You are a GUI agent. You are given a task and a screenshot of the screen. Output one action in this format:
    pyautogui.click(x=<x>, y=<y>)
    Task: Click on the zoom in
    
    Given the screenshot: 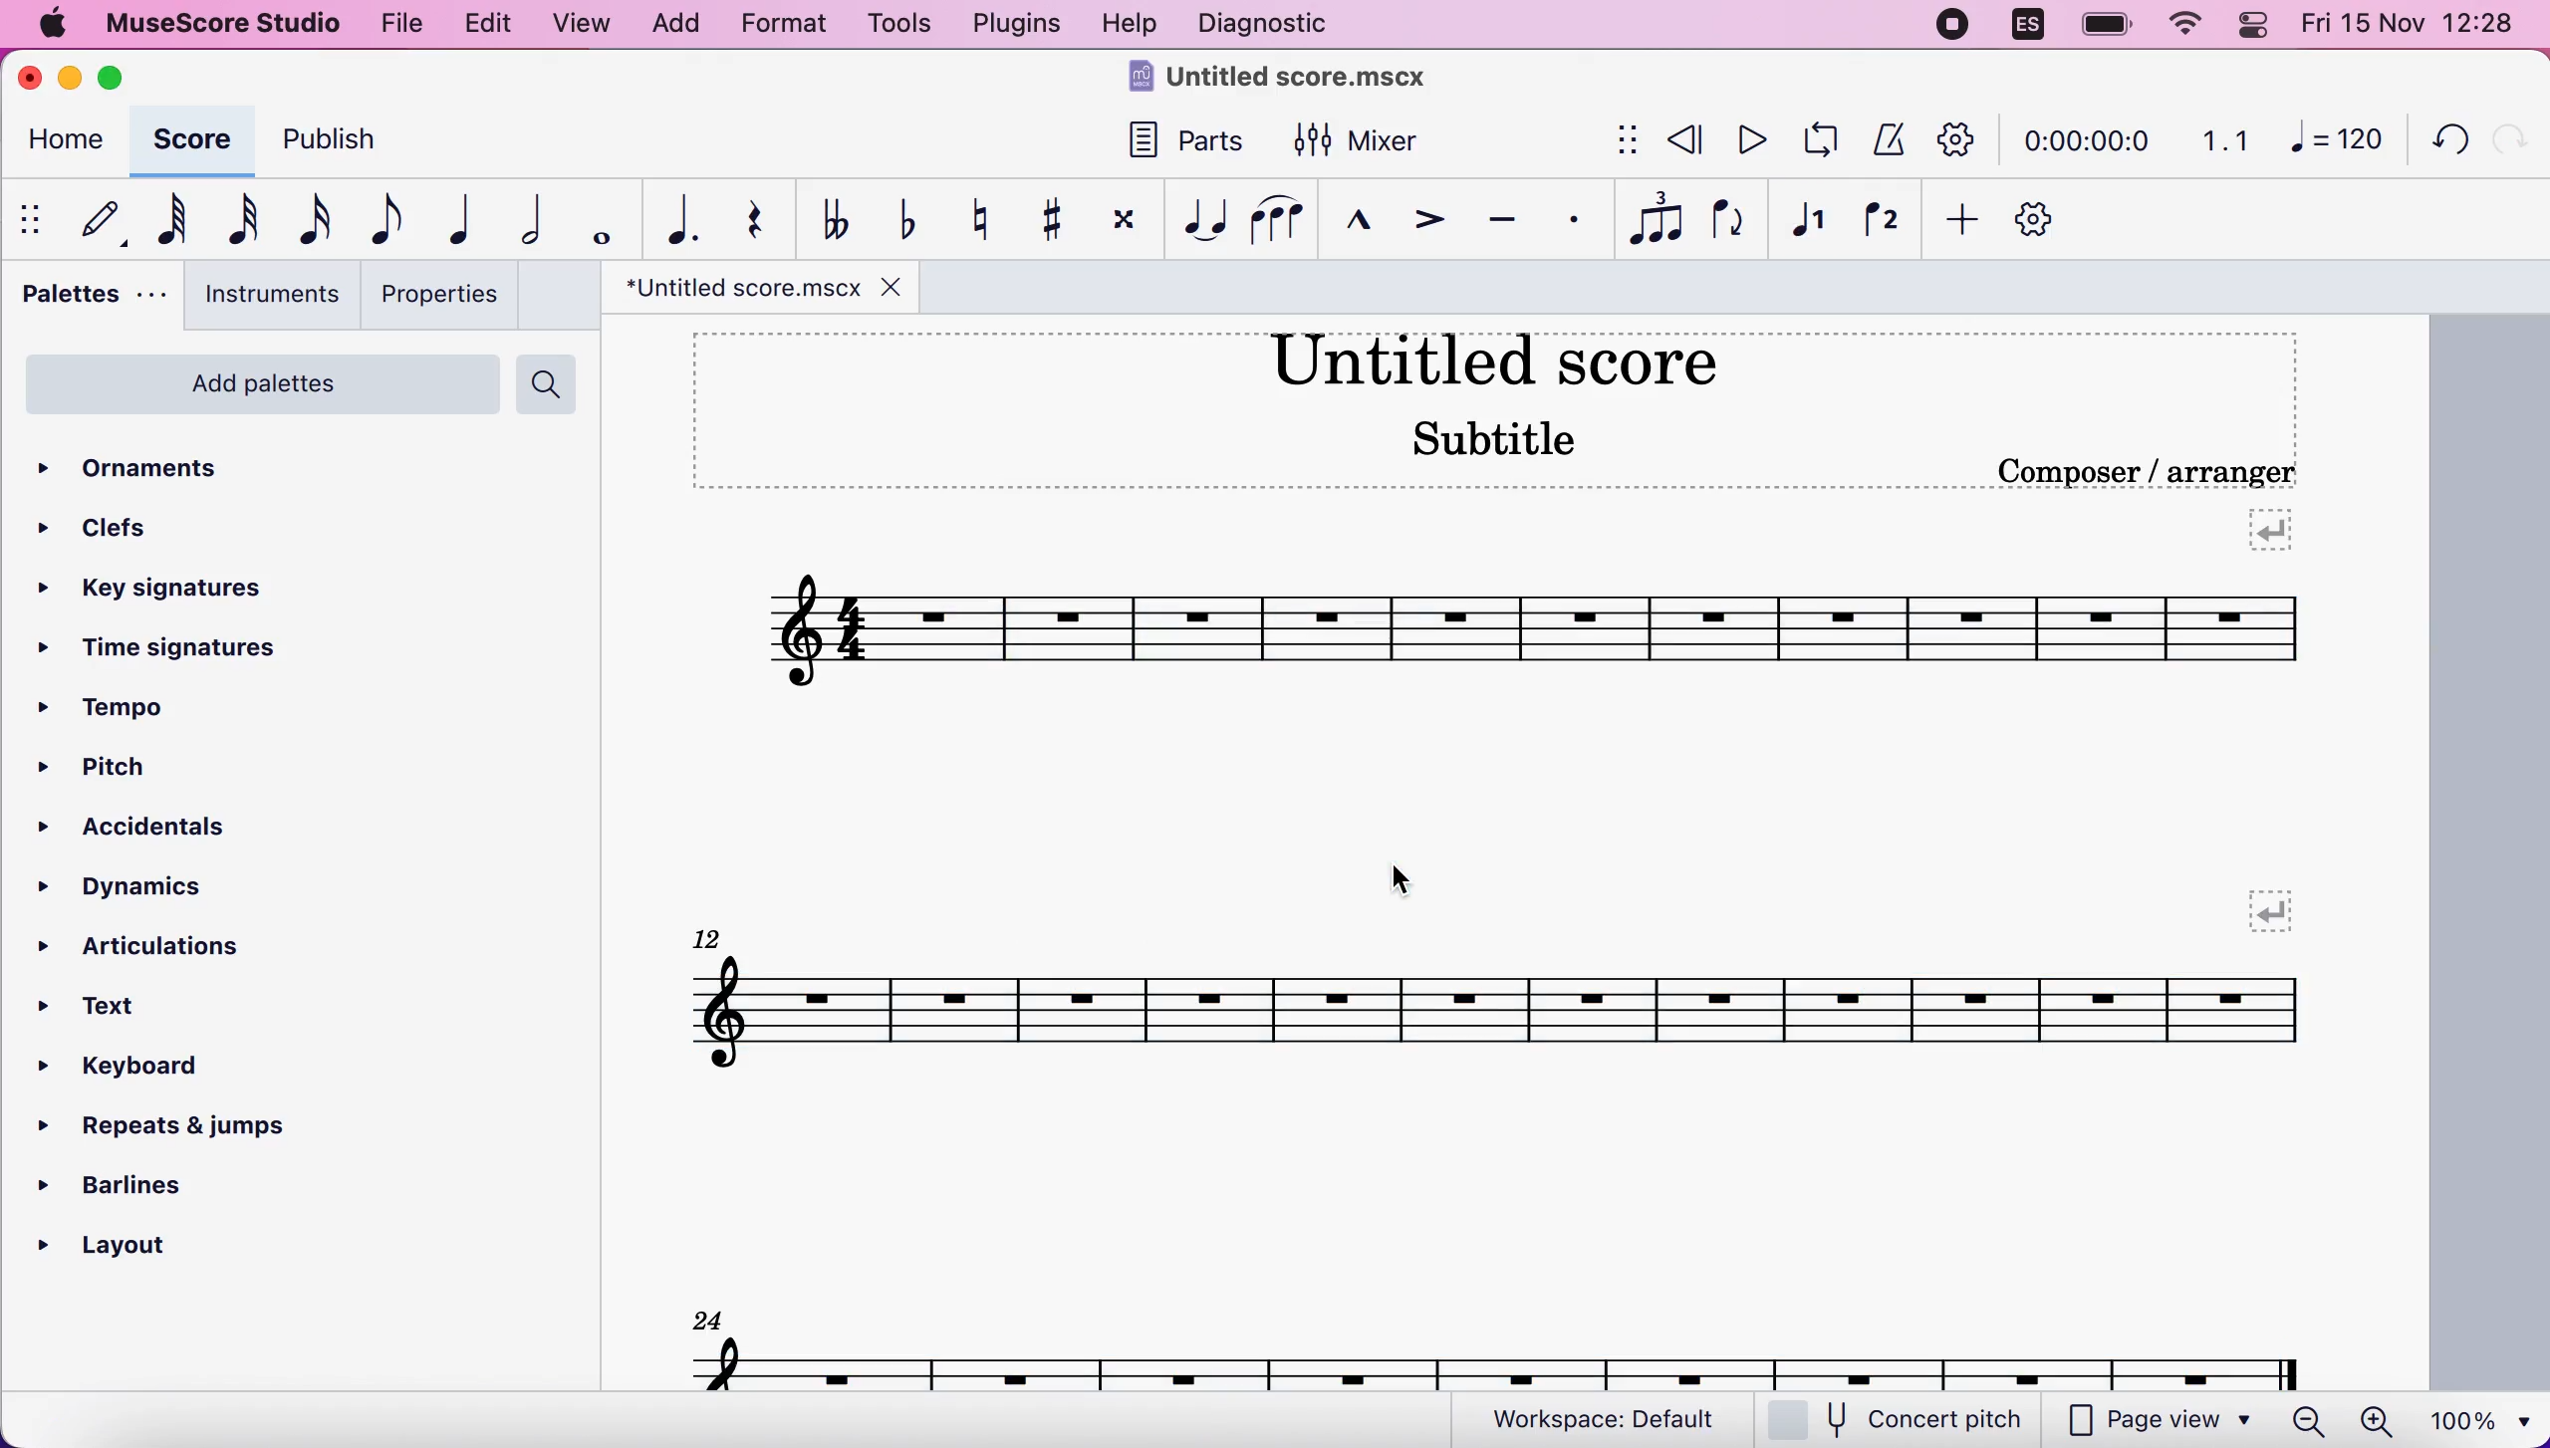 What is the action you would take?
    pyautogui.click(x=2375, y=1421)
    